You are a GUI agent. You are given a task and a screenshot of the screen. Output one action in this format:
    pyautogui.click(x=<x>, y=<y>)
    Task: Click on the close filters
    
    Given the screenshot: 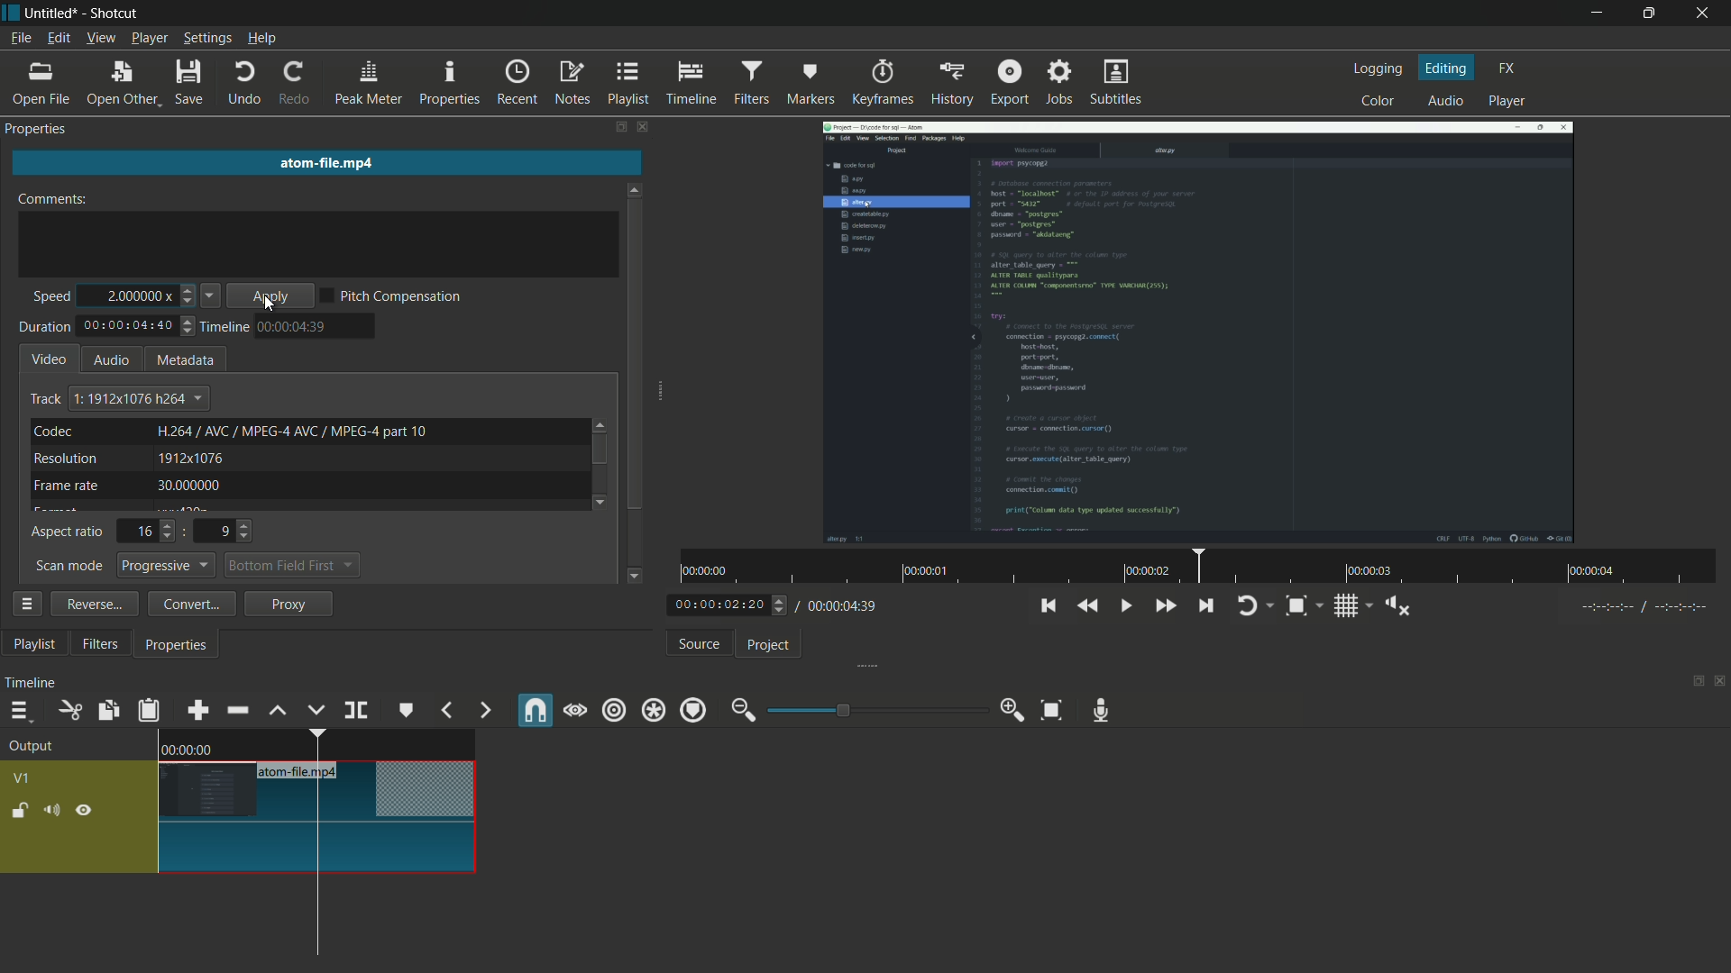 What is the action you would take?
    pyautogui.click(x=646, y=128)
    